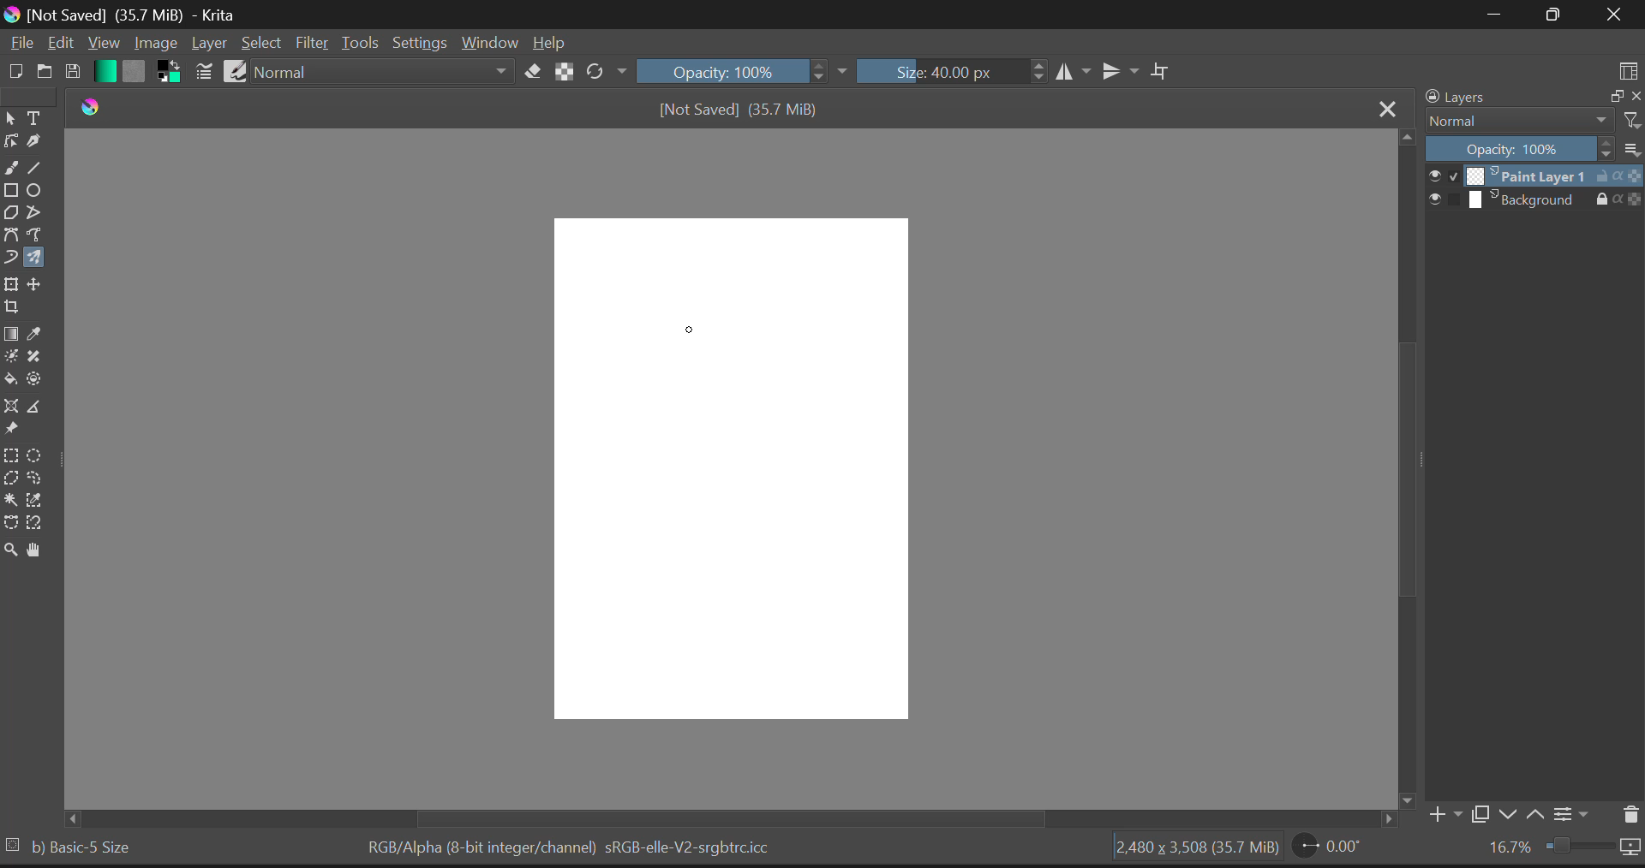  What do you see at coordinates (1499, 14) in the screenshot?
I see `Restore Down` at bounding box center [1499, 14].